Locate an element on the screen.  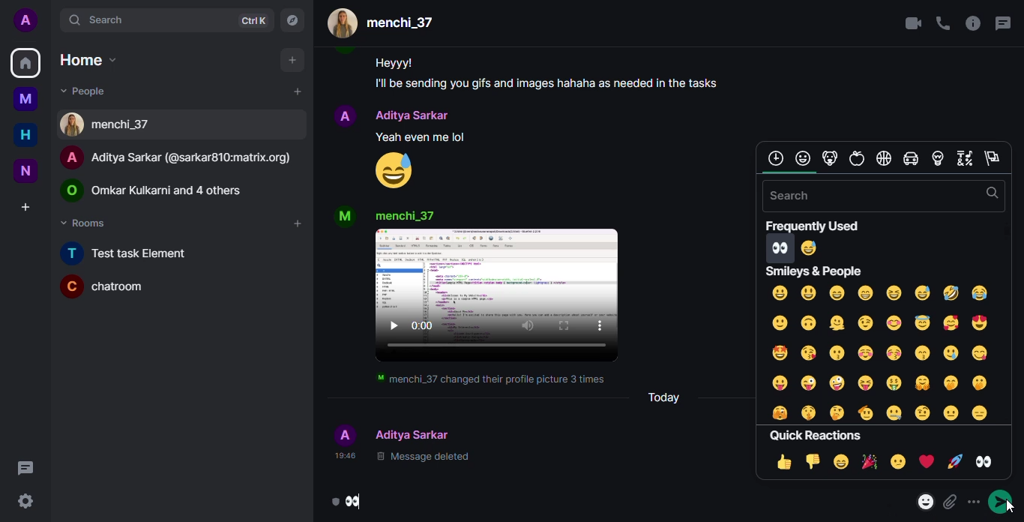
symbols is located at coordinates (962, 158).